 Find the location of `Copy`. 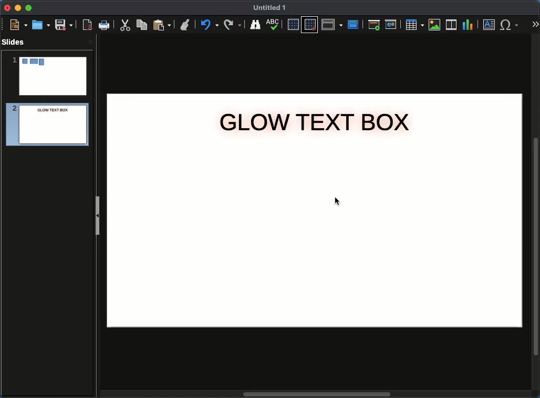

Copy is located at coordinates (142, 24).